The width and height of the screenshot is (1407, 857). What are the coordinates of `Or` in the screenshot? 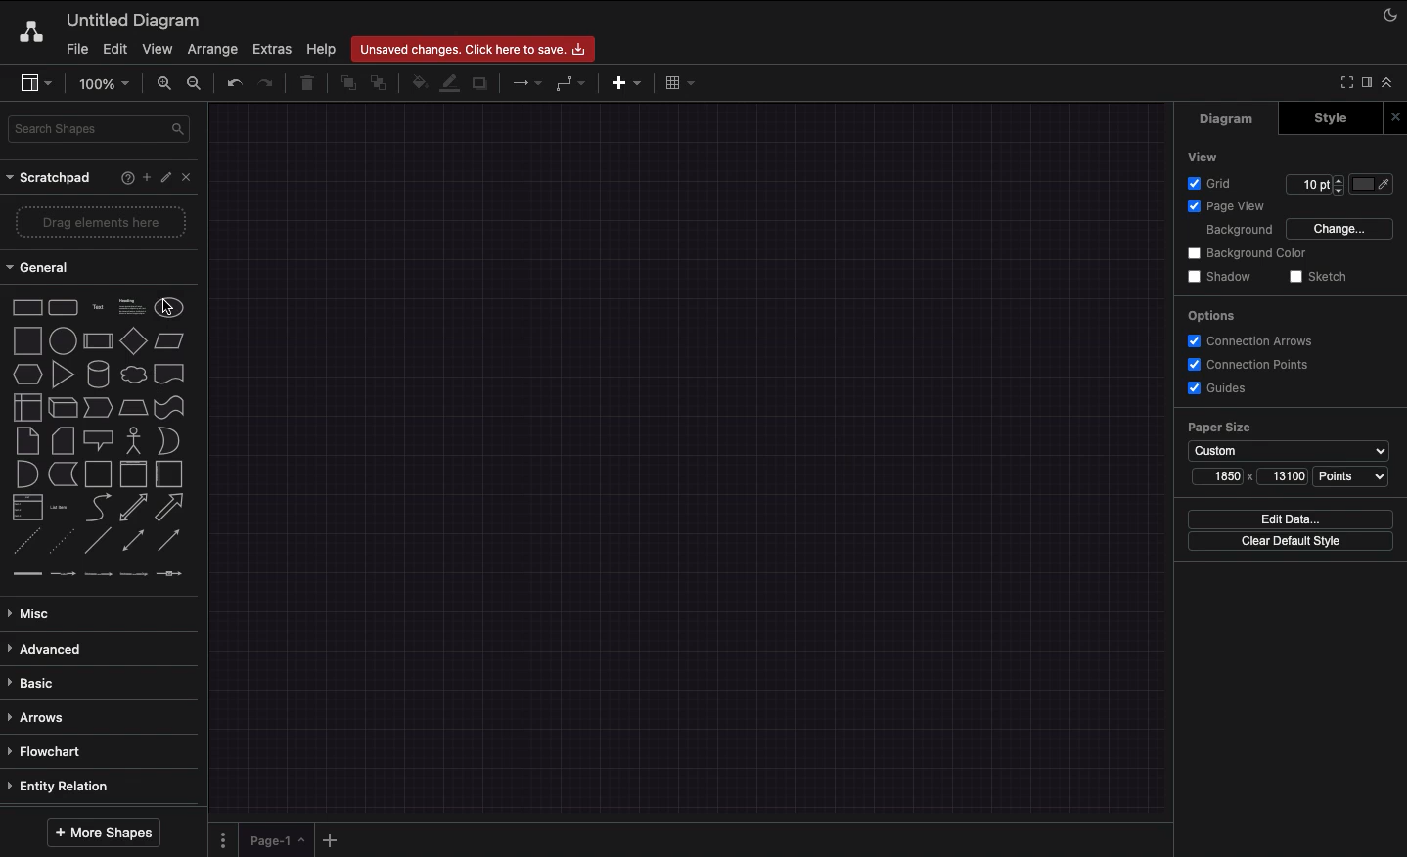 It's located at (169, 439).